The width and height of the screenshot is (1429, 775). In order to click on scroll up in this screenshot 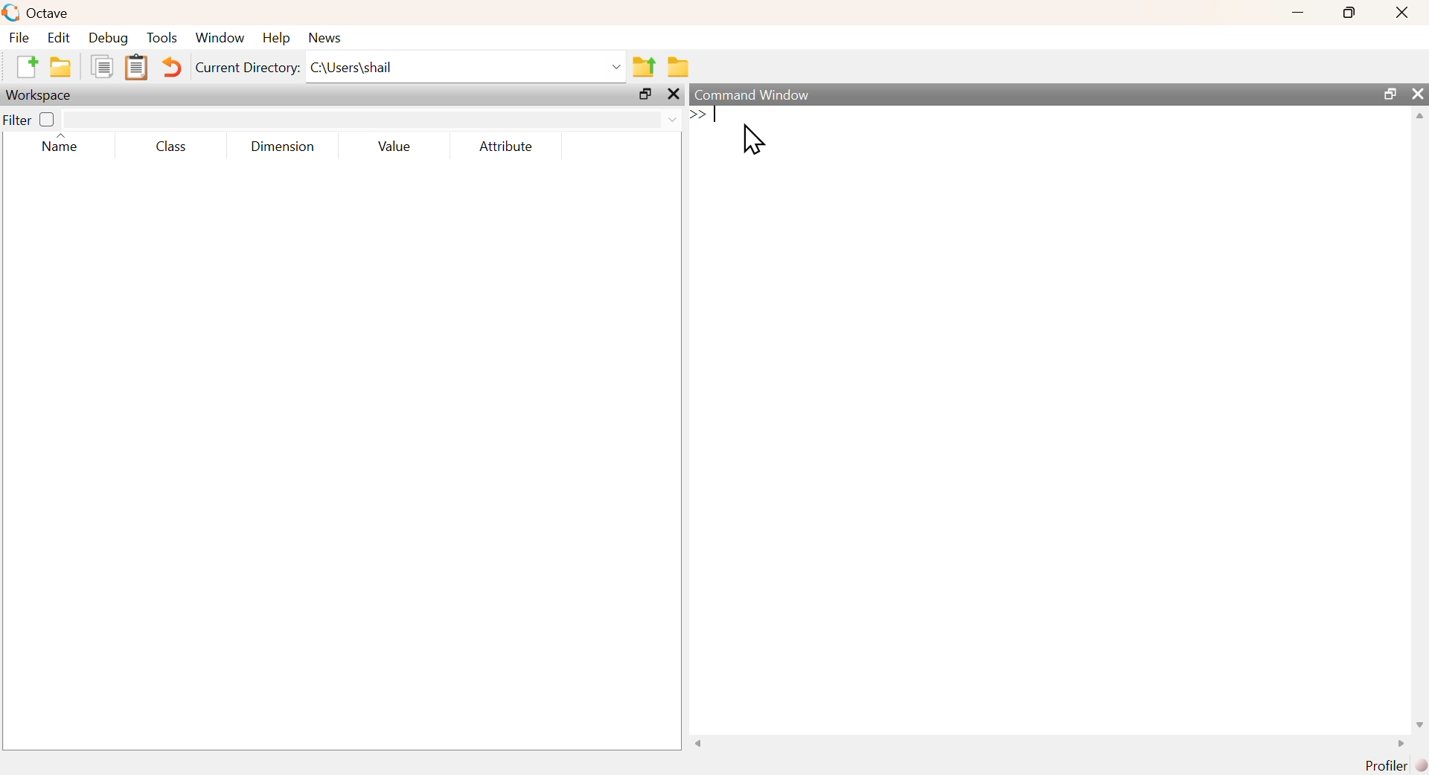, I will do `click(1419, 115)`.